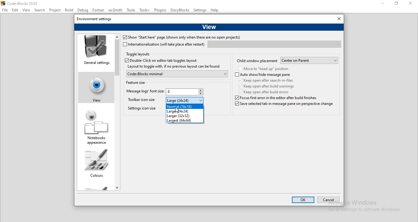 The width and height of the screenshot is (418, 222). I want to click on 8, so click(185, 92).